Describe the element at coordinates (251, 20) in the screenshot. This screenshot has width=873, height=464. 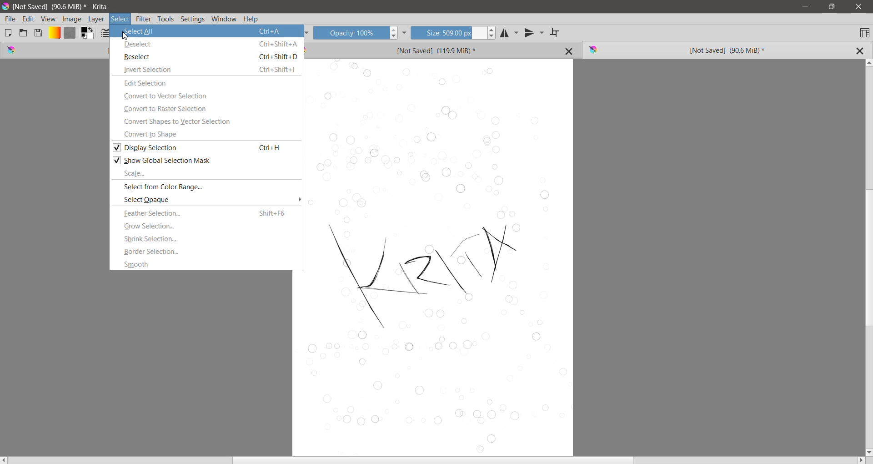
I see `Help` at that location.